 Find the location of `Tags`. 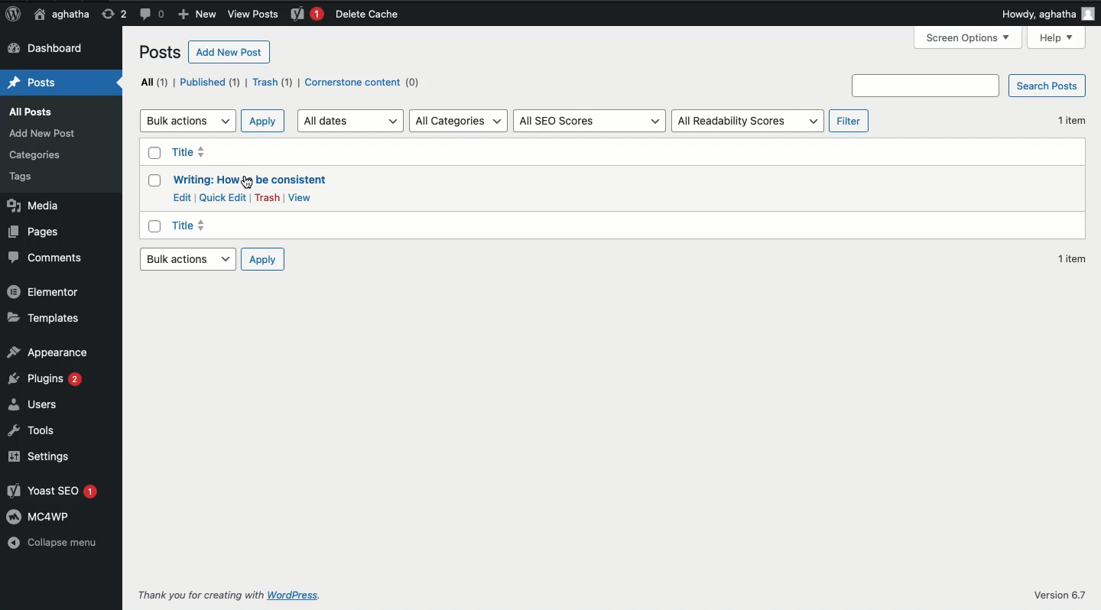

Tags is located at coordinates (24, 175).